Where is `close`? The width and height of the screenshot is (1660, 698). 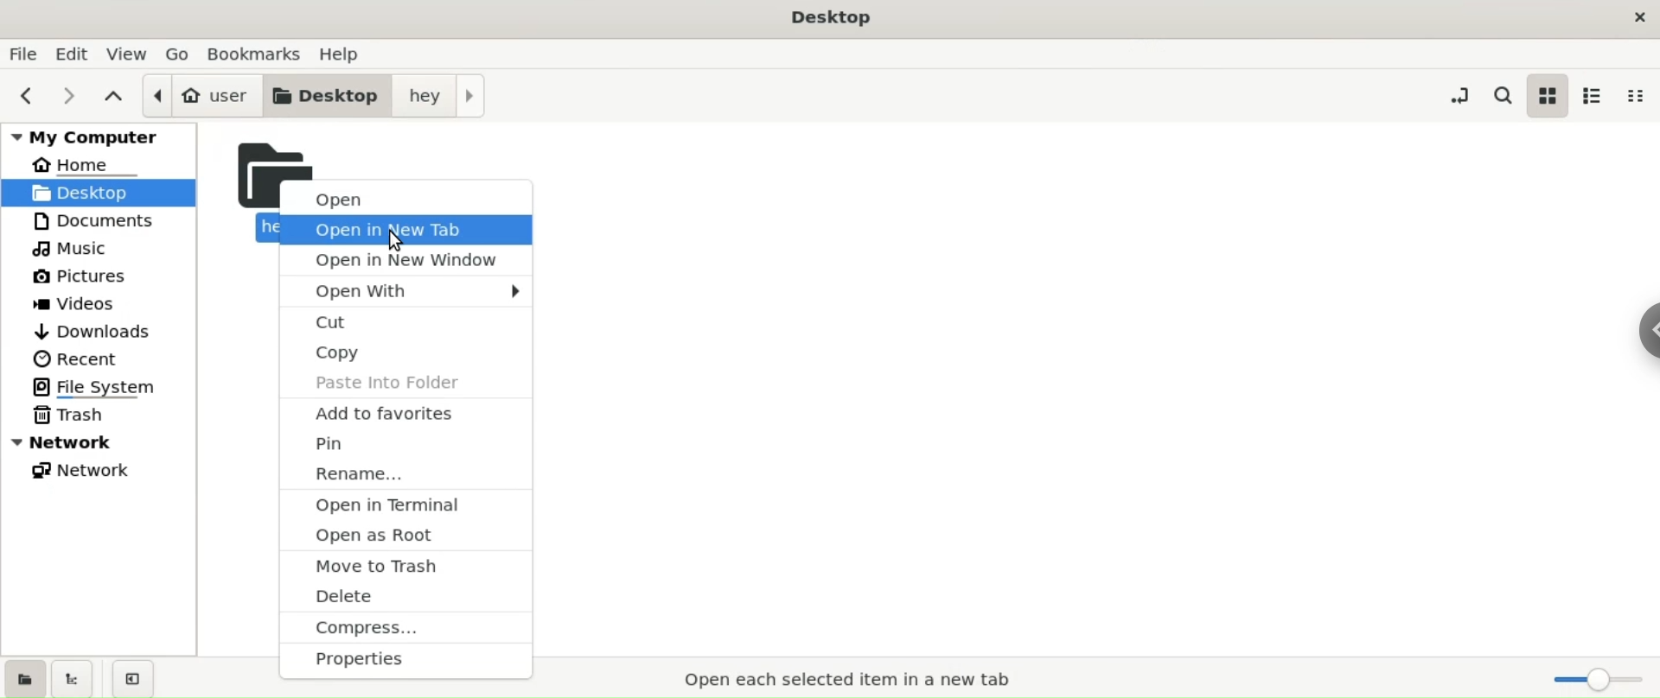 close is located at coordinates (1631, 15).